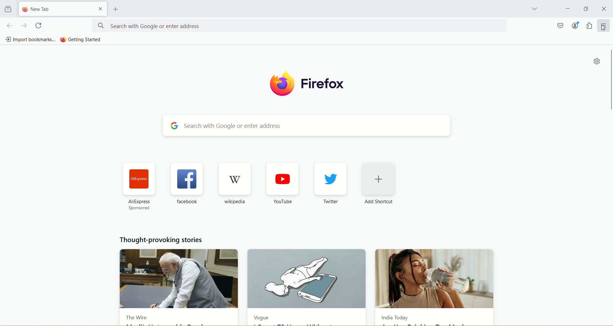 This screenshot has height=326, width=613. Describe the element at coordinates (8, 8) in the screenshot. I see `view recent browsing across windows and devices` at that location.